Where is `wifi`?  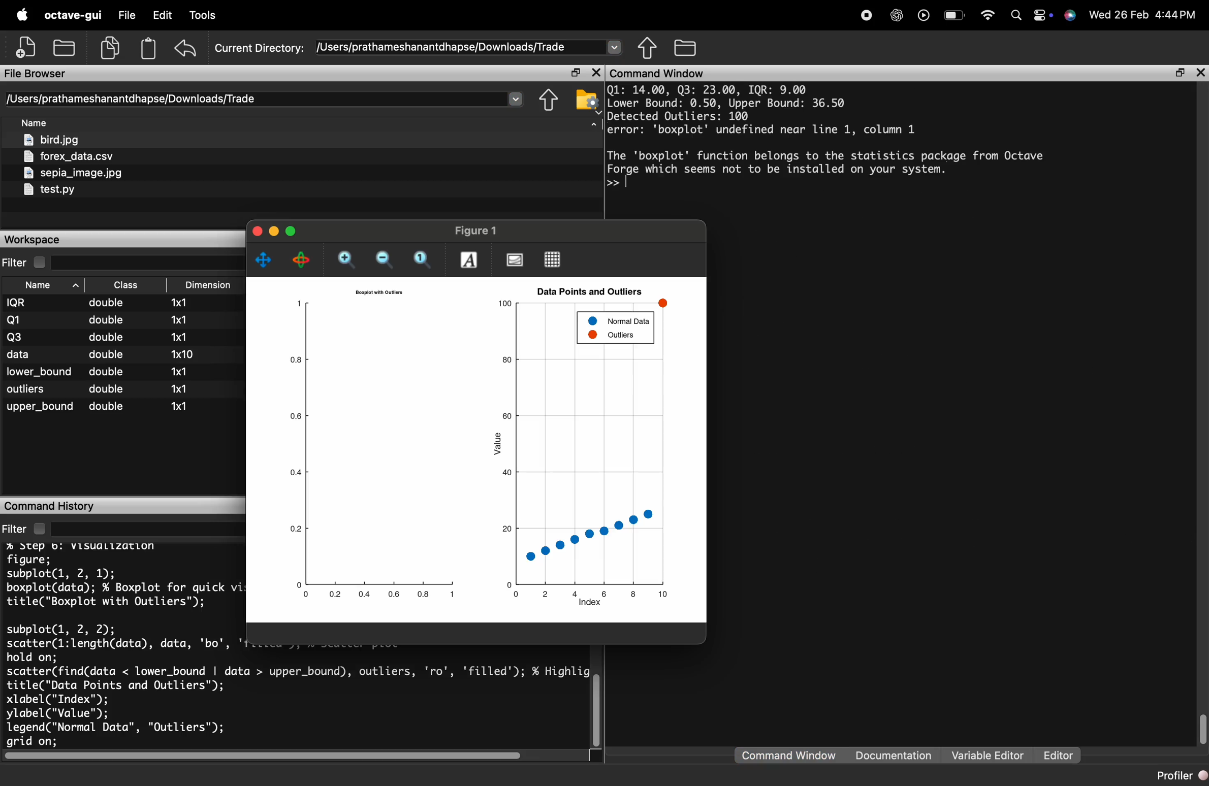
wifi is located at coordinates (988, 16).